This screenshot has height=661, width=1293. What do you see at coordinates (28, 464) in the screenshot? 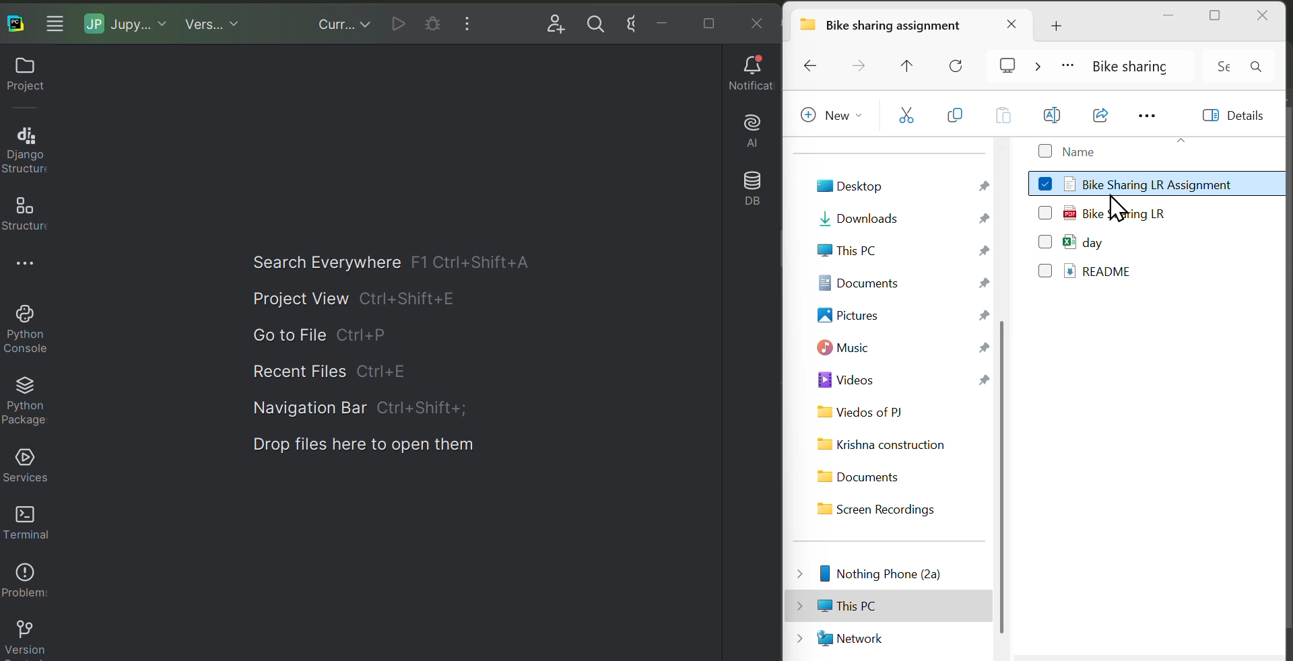
I see `Services` at bounding box center [28, 464].